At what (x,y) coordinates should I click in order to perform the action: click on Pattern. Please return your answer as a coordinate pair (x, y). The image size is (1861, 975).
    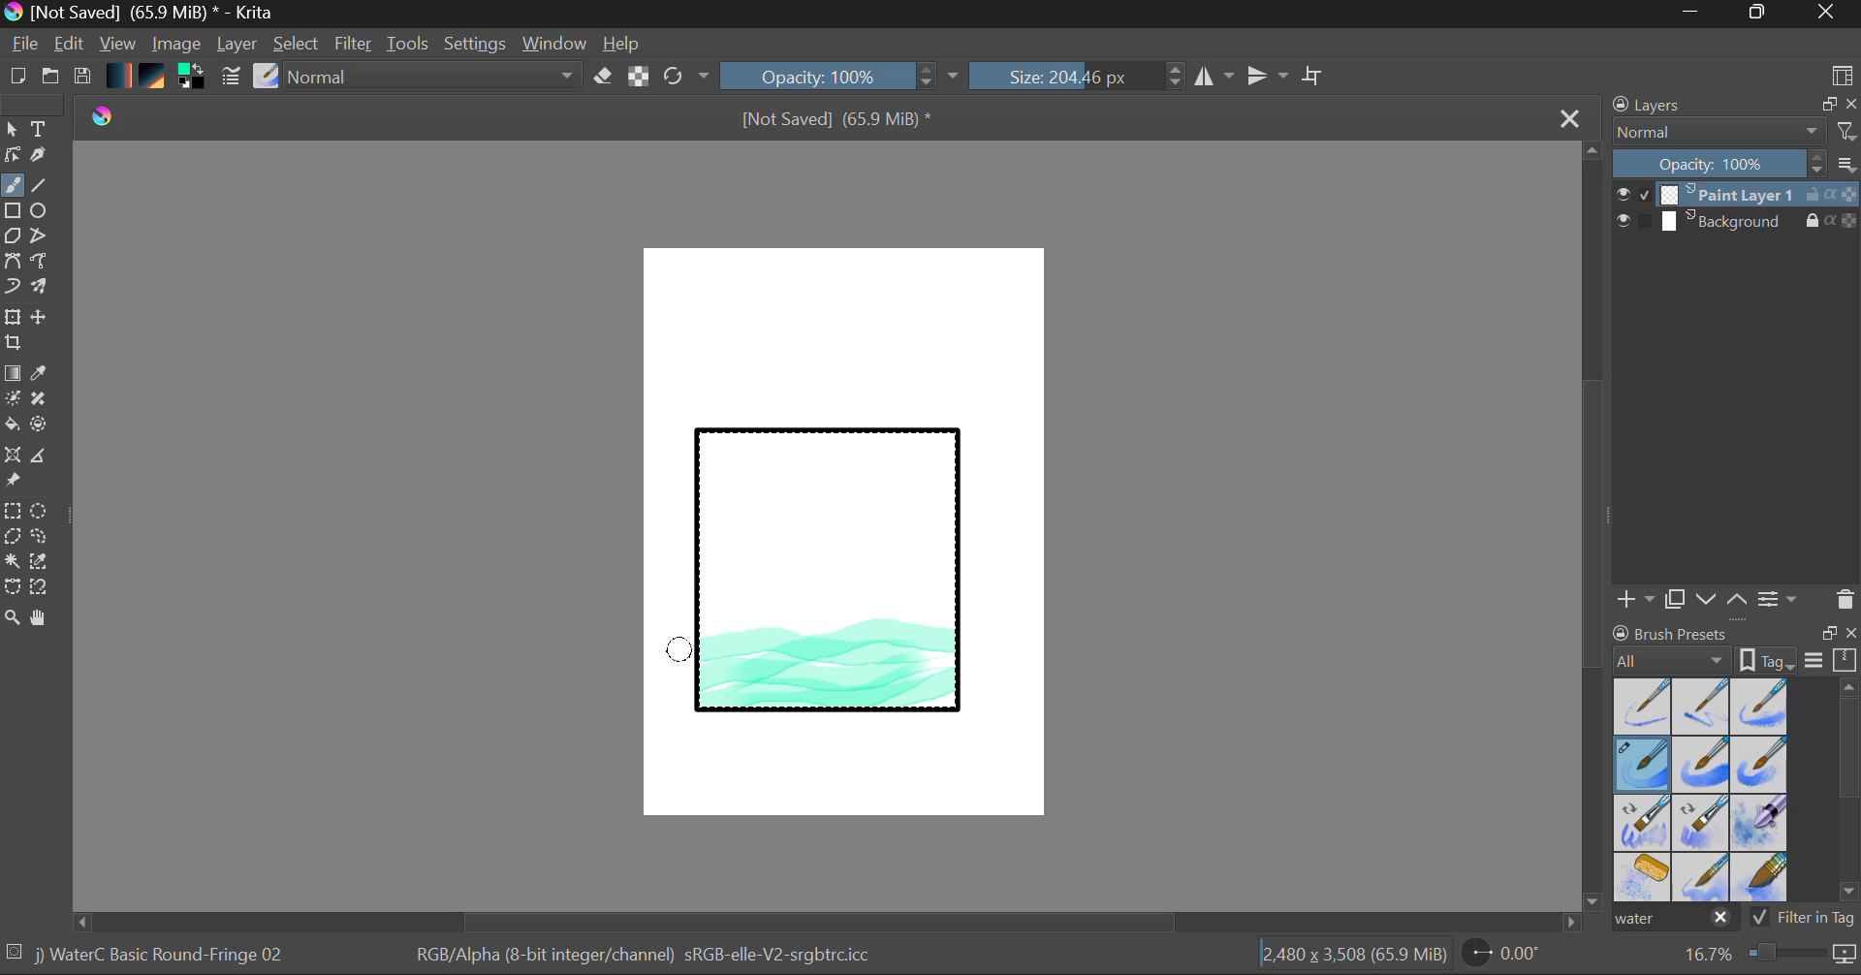
    Looking at the image, I should click on (155, 78).